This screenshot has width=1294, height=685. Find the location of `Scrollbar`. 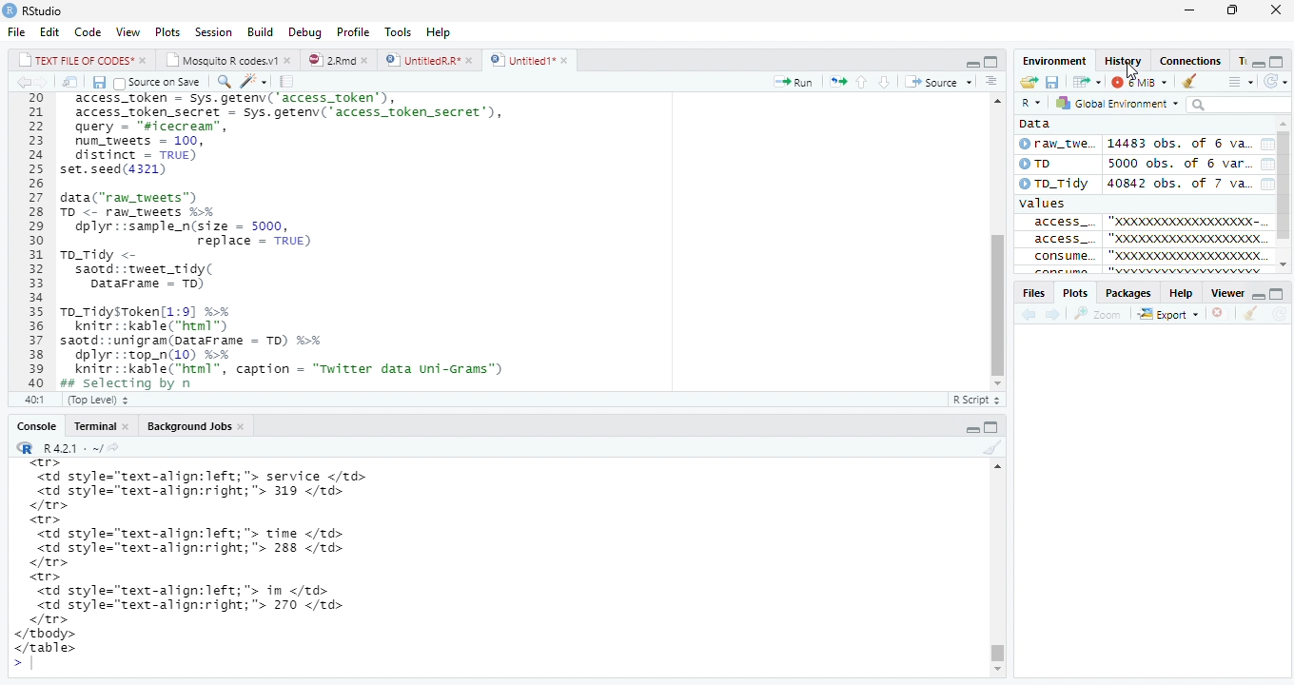

Scrollbar is located at coordinates (999, 574).